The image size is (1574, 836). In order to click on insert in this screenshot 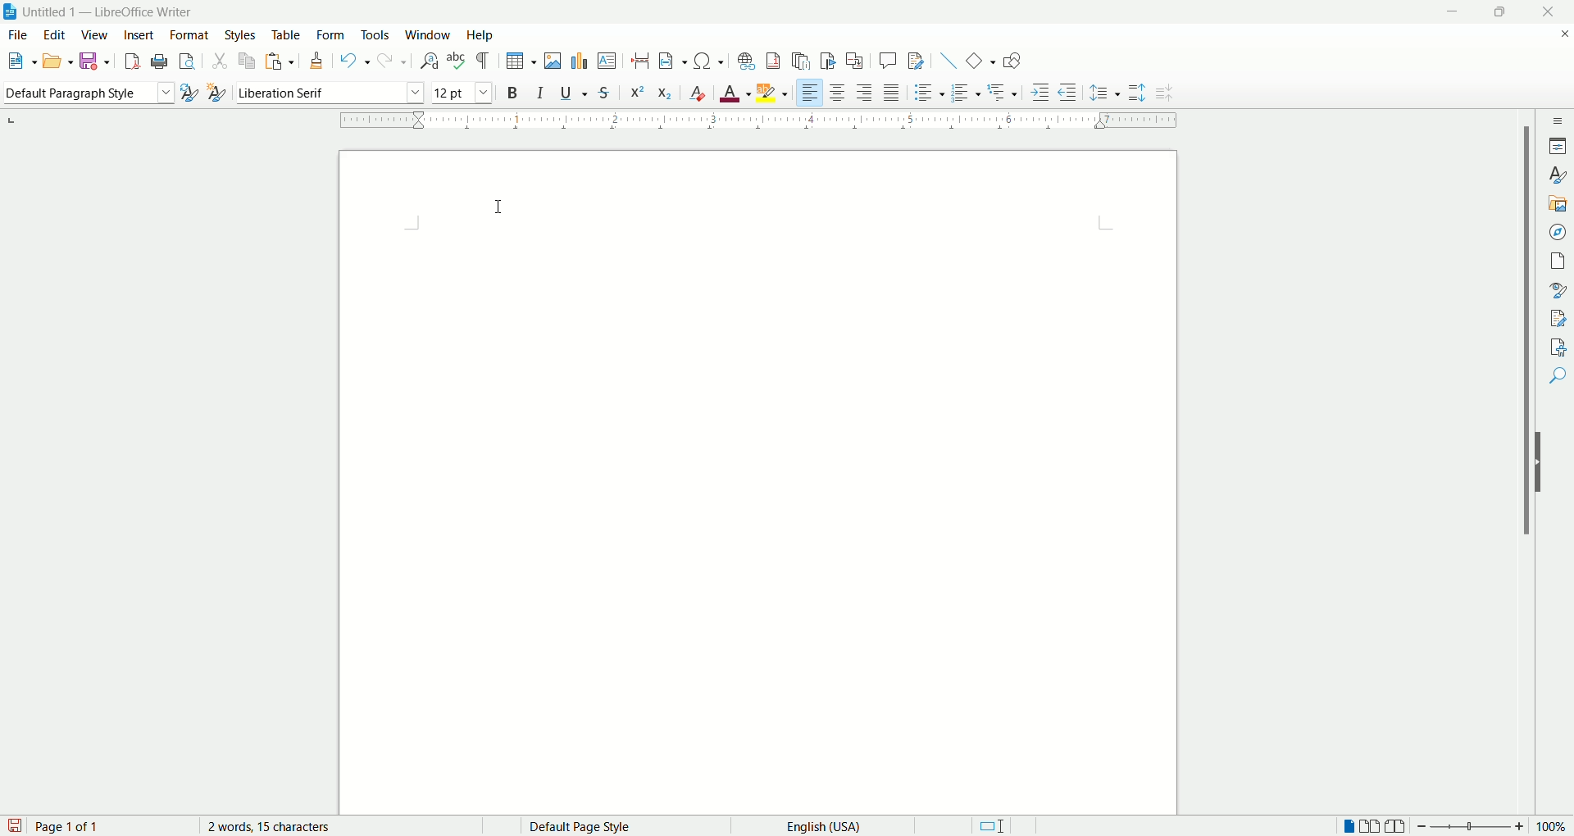, I will do `click(139, 34)`.